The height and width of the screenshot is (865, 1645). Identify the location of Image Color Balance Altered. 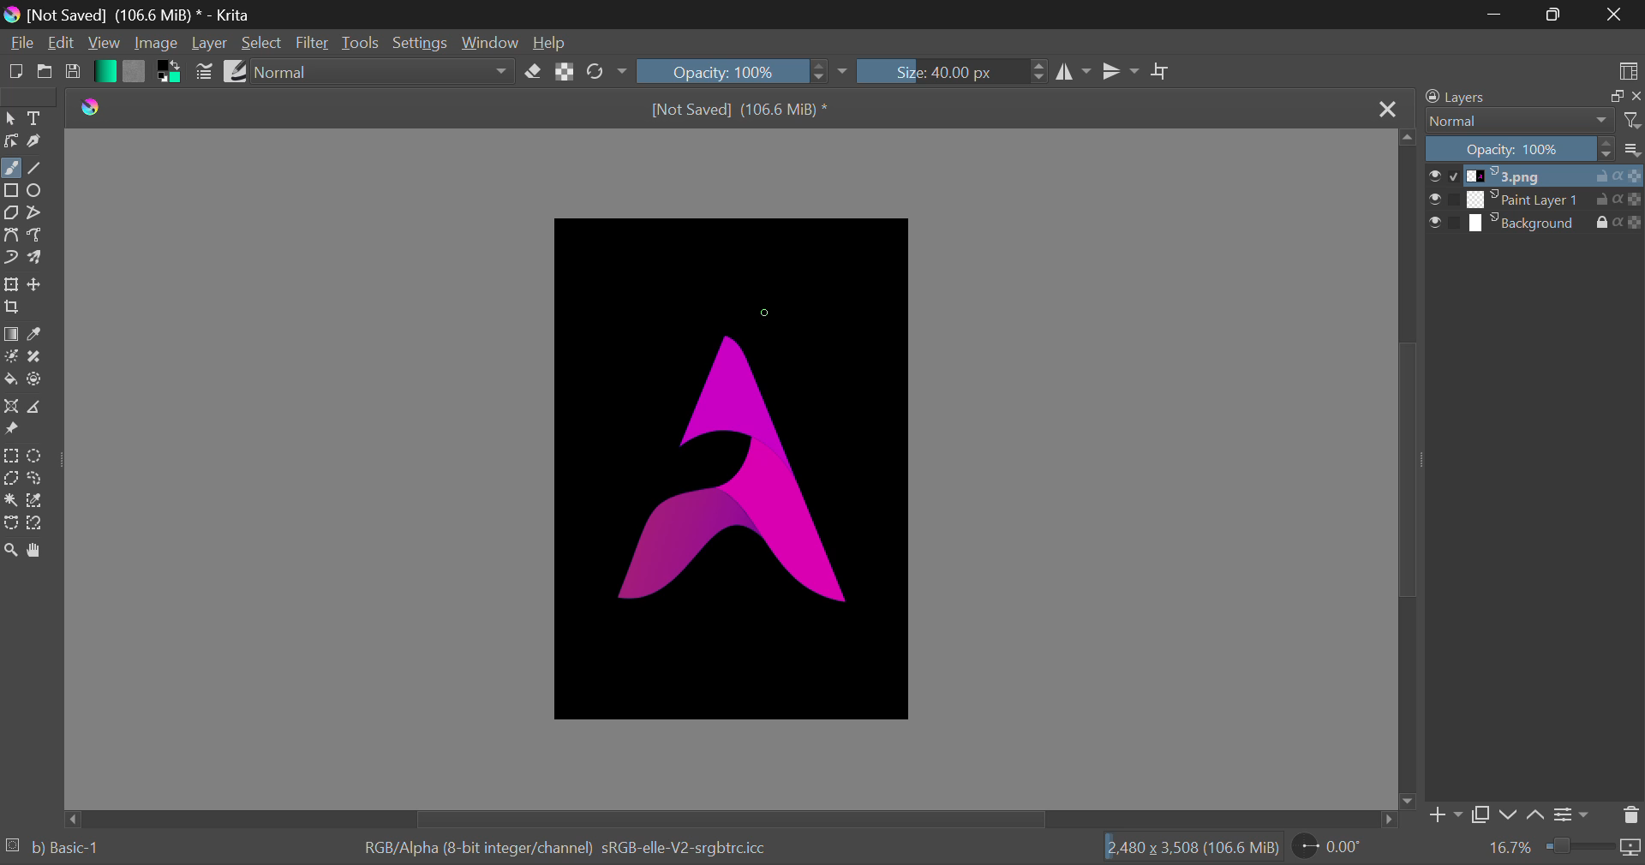
(730, 472).